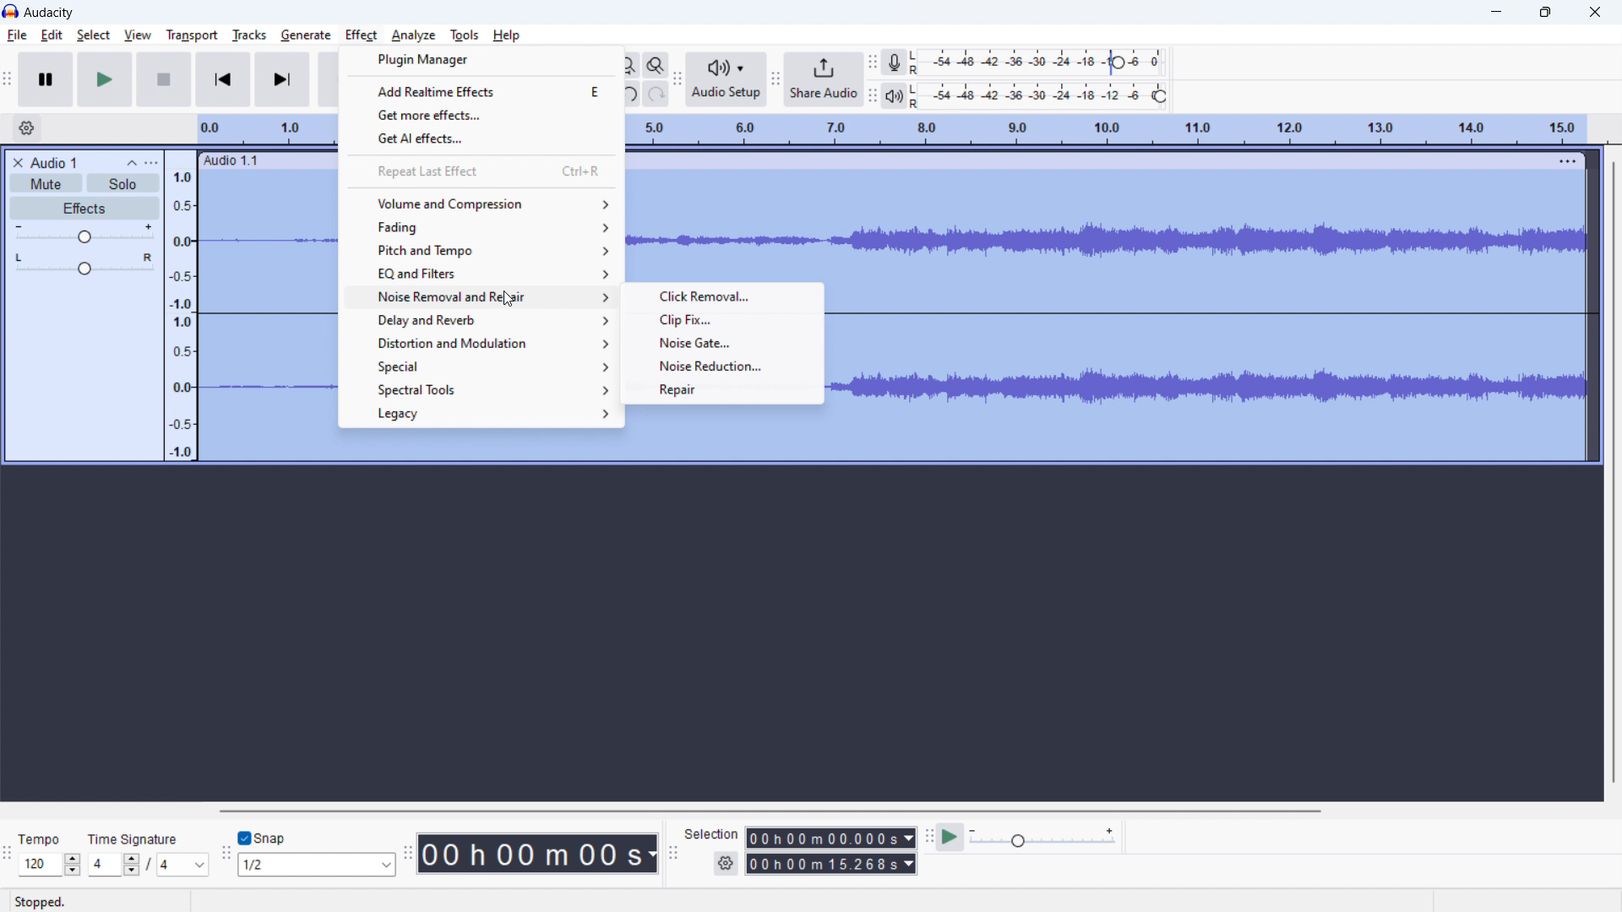  Describe the element at coordinates (480, 204) in the screenshot. I see `volume and compression` at that location.